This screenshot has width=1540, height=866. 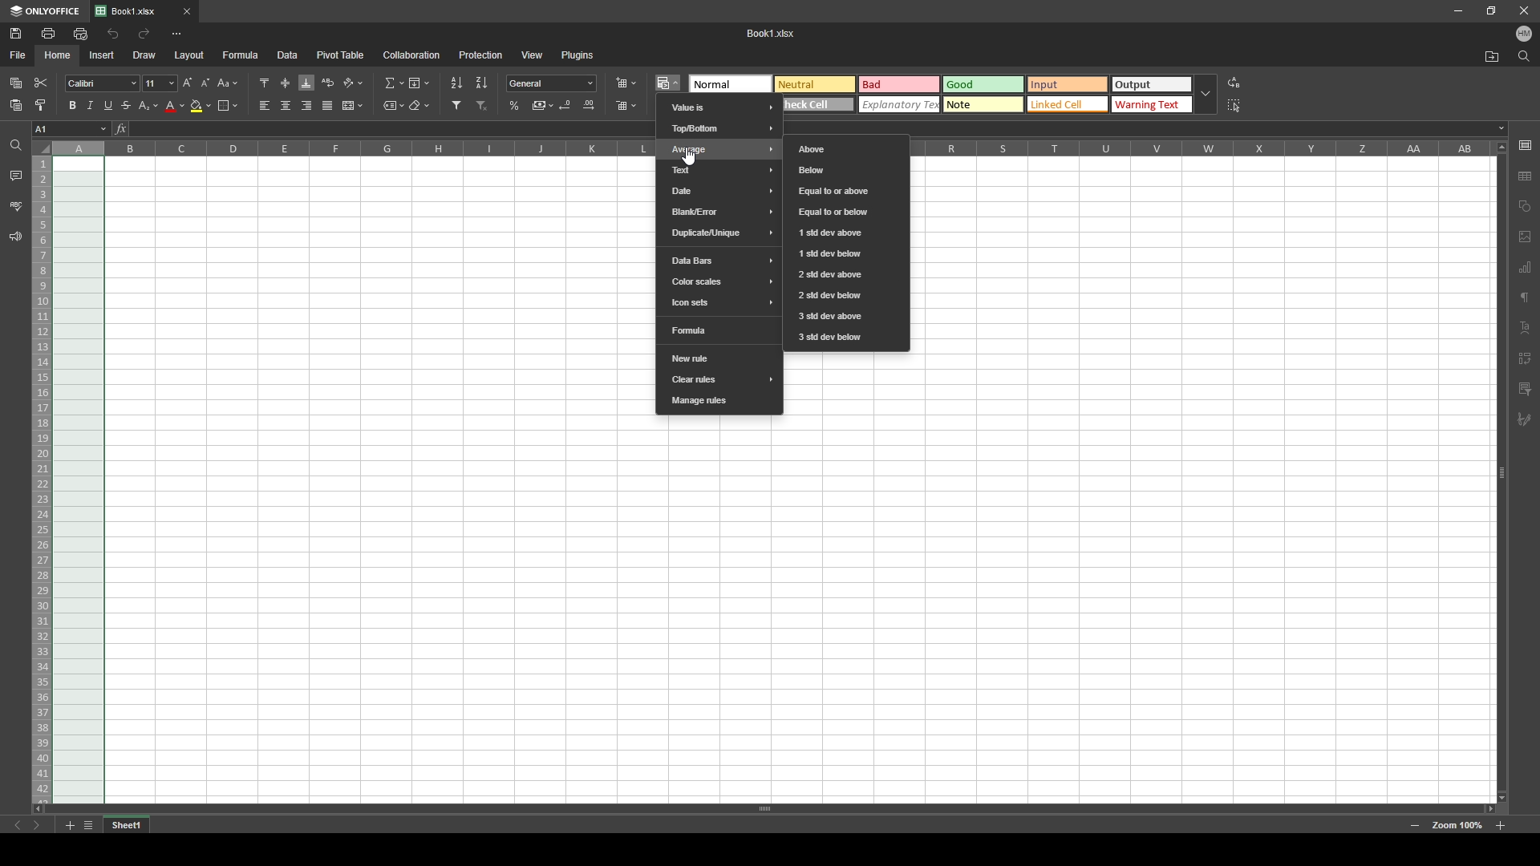 I want to click on shape, so click(x=1526, y=208).